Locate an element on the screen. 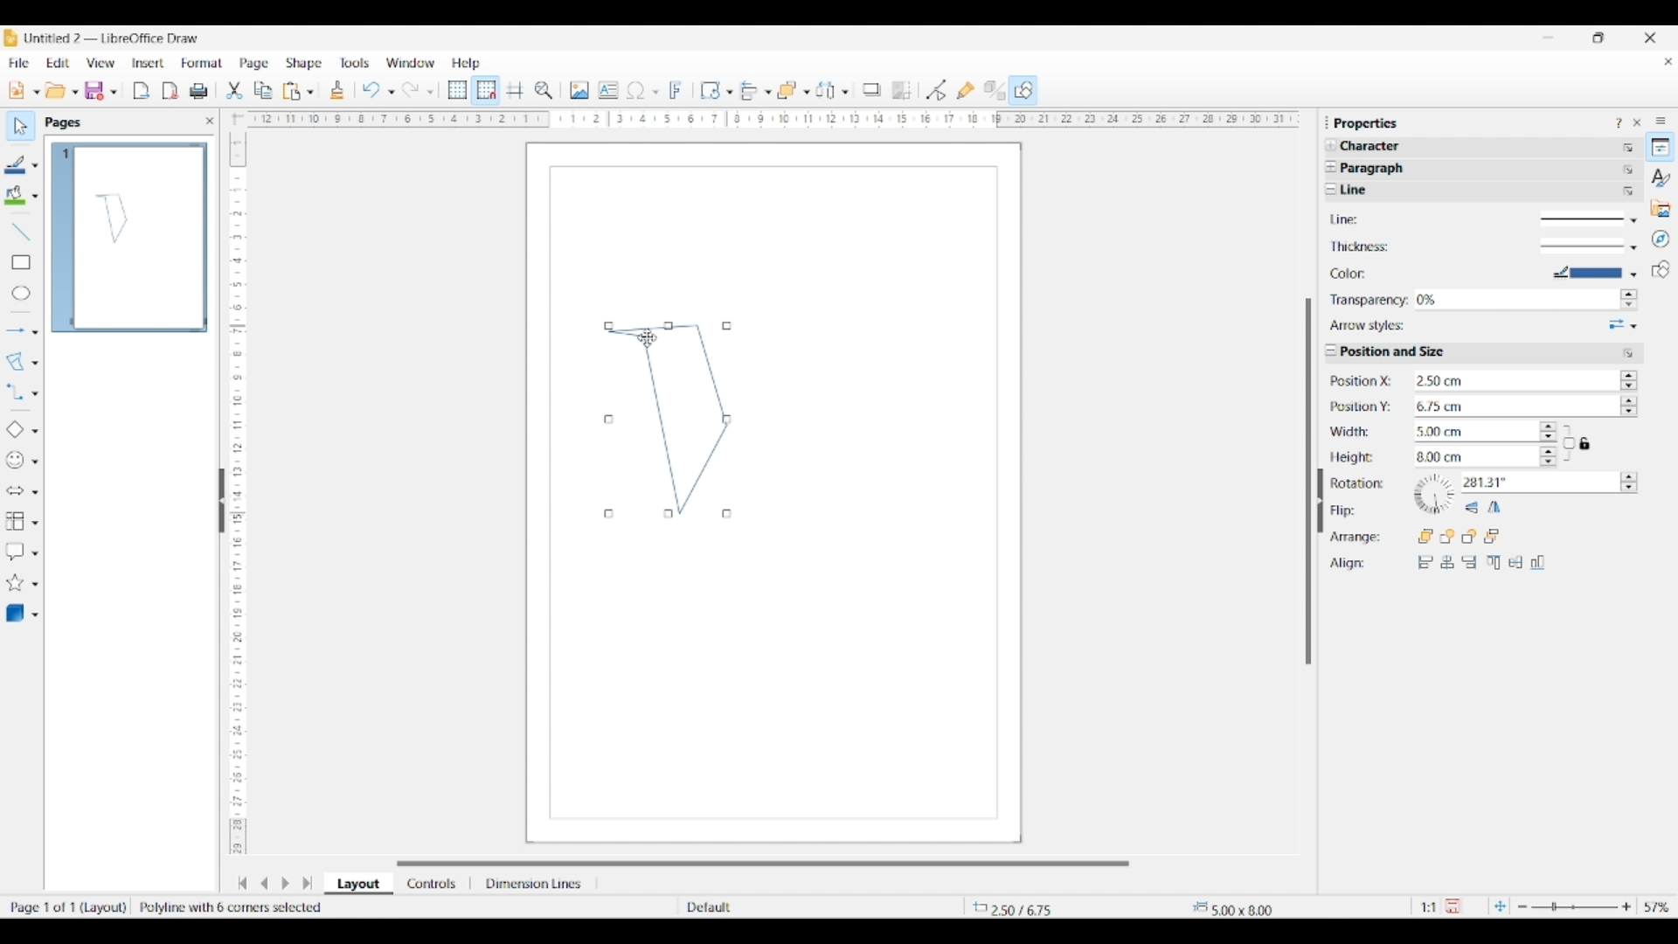 Image resolution: width=1678 pixels, height=944 pixels. Shapes is located at coordinates (1661, 269).